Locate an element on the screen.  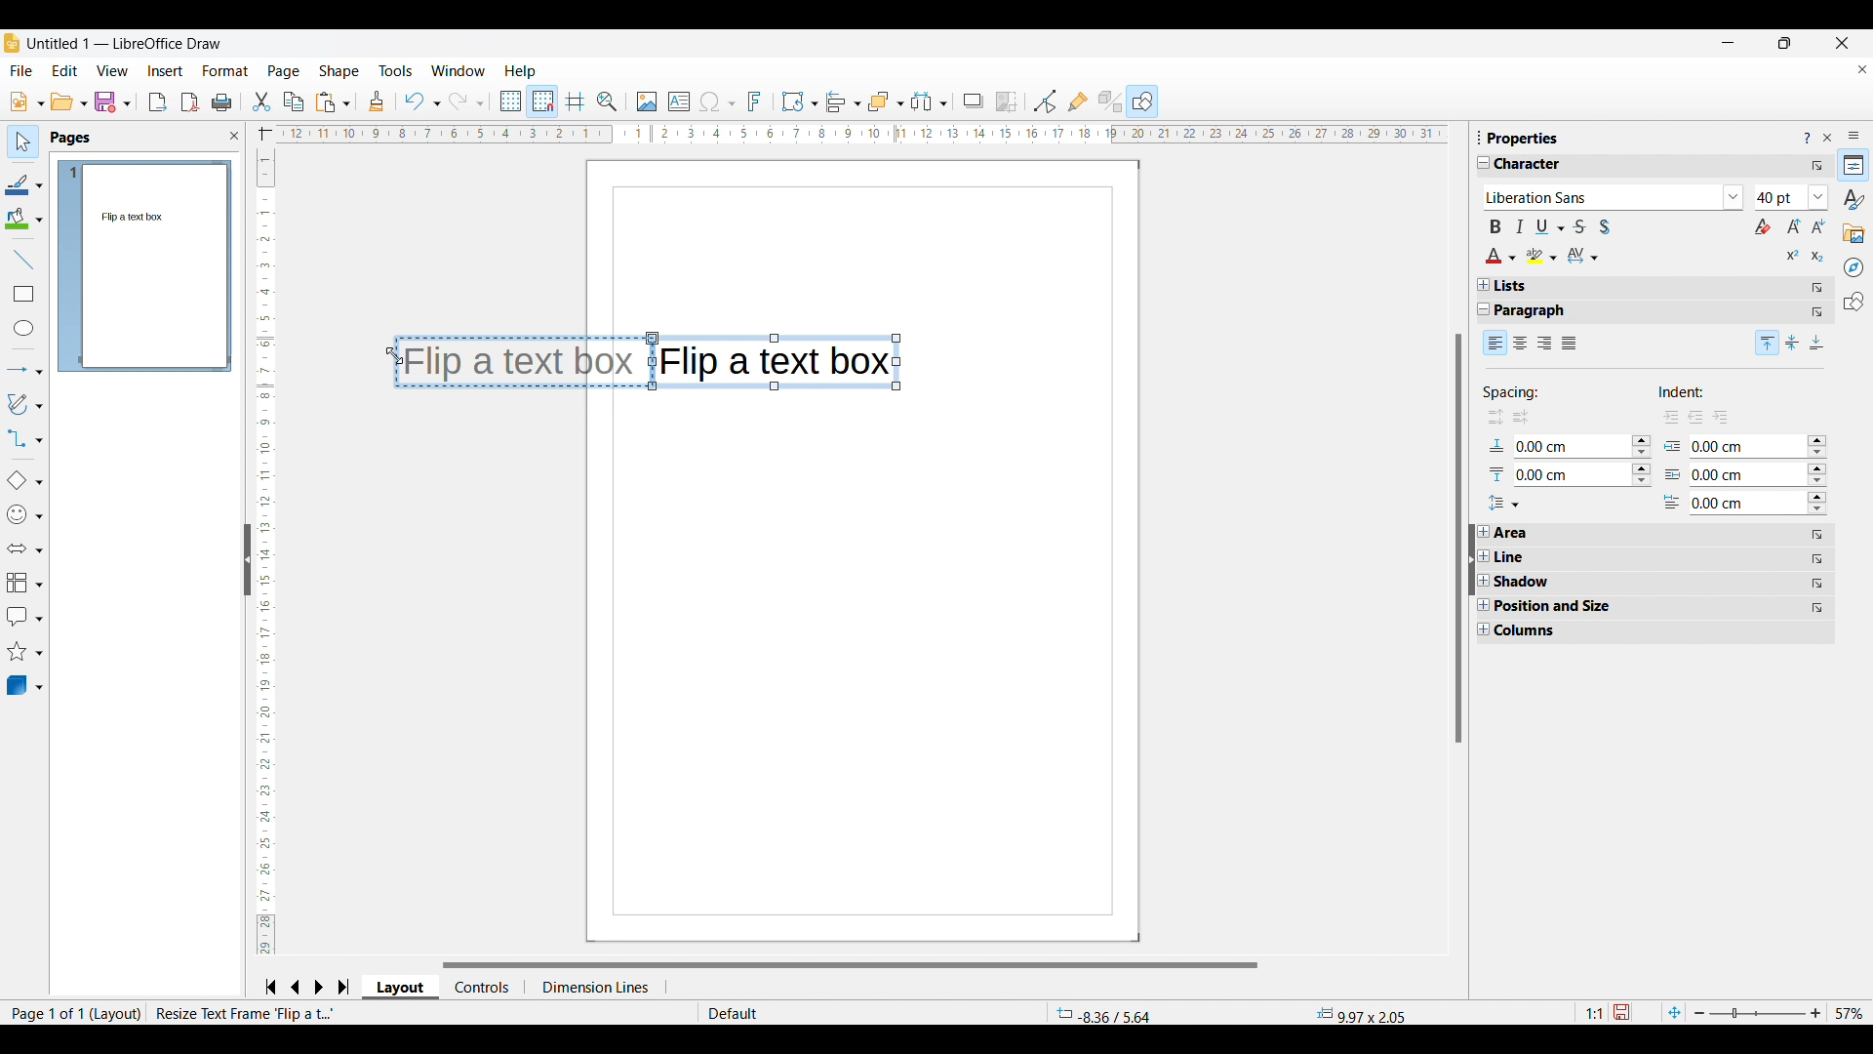
Window menu is located at coordinates (458, 70).